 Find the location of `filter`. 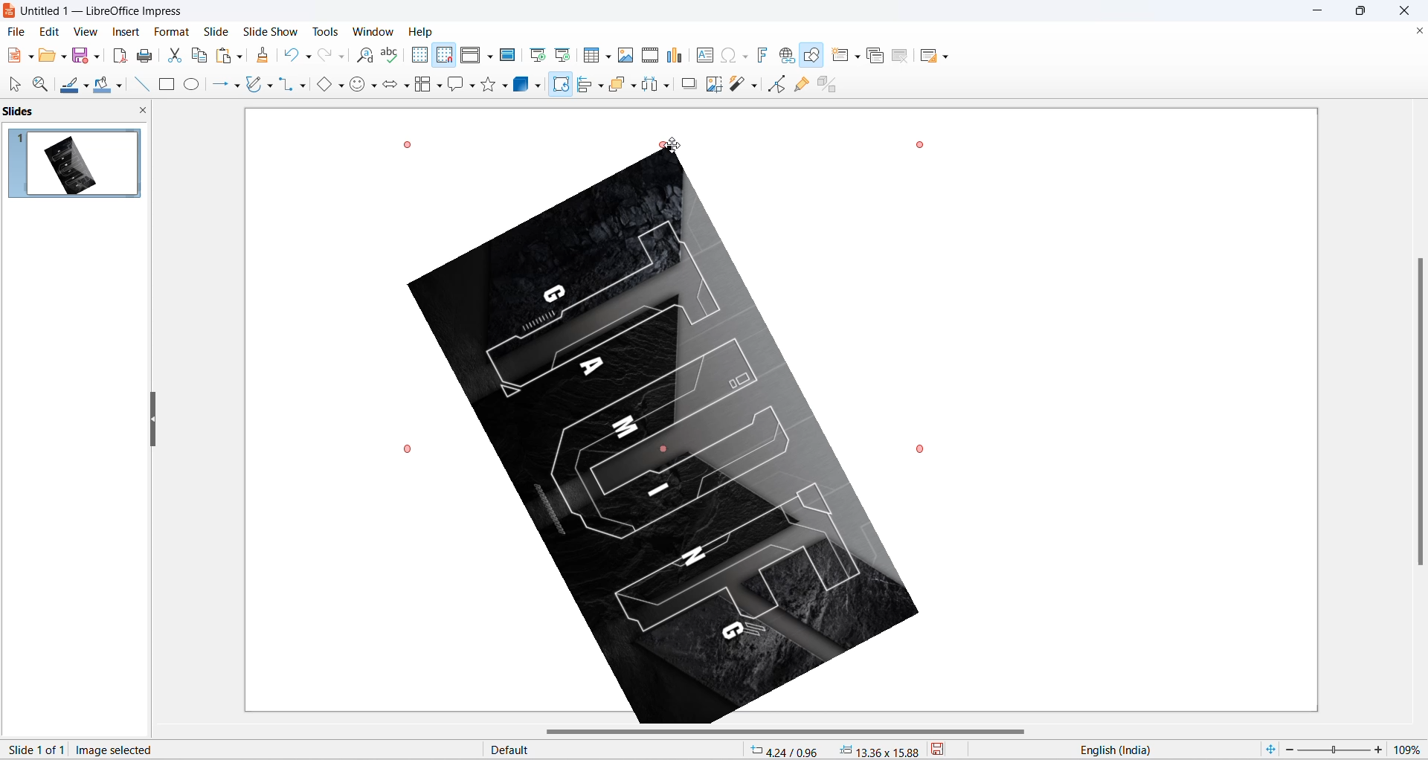

filter is located at coordinates (738, 86).